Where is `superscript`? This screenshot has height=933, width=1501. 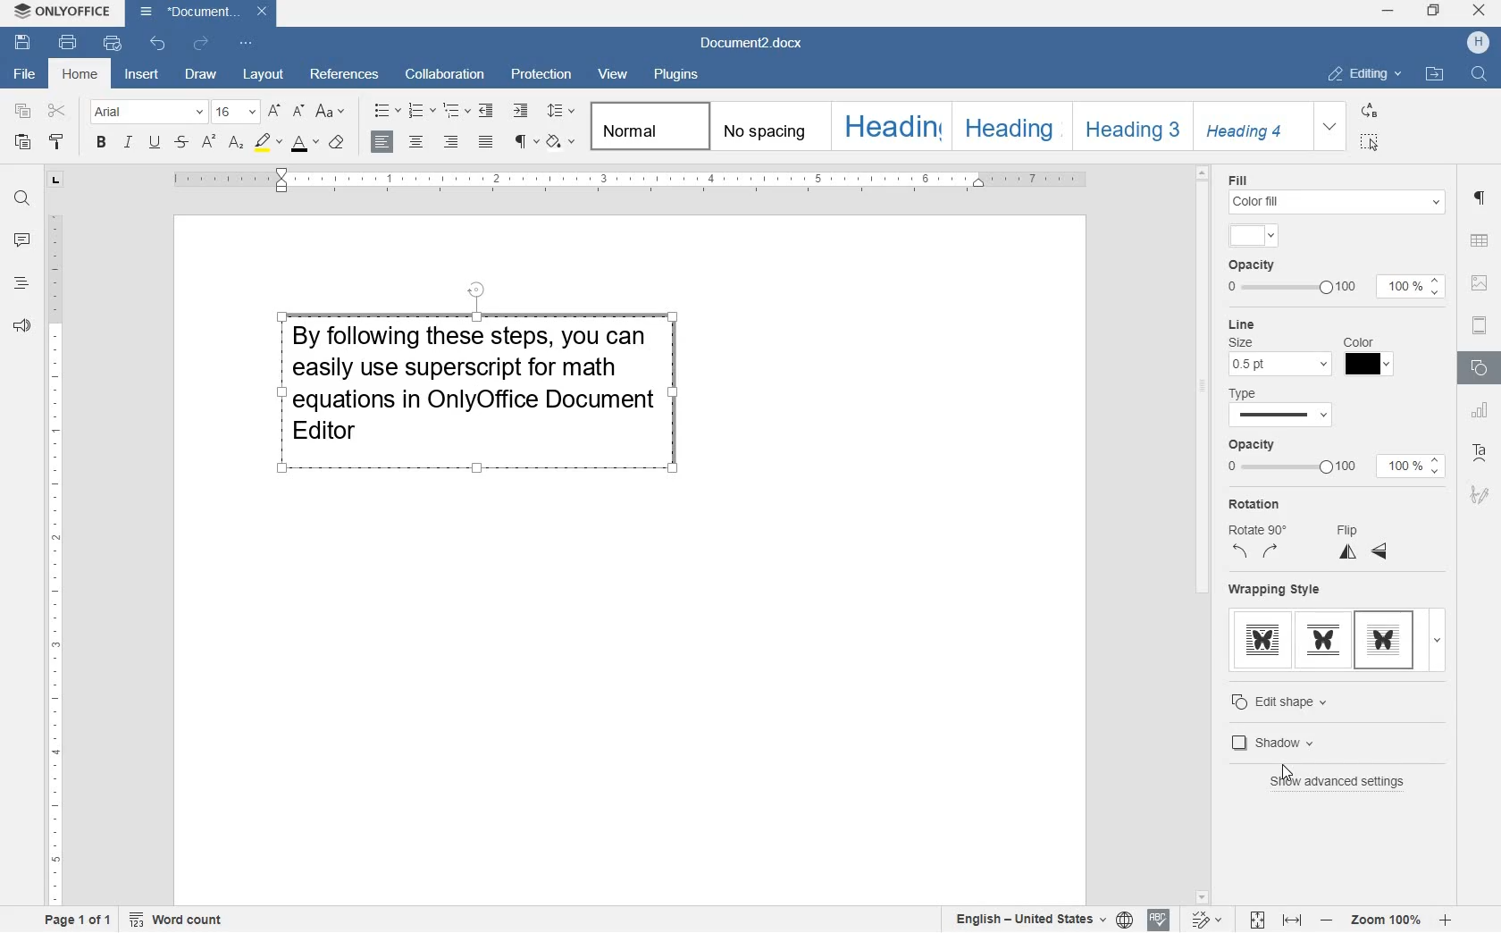
superscript is located at coordinates (208, 143).